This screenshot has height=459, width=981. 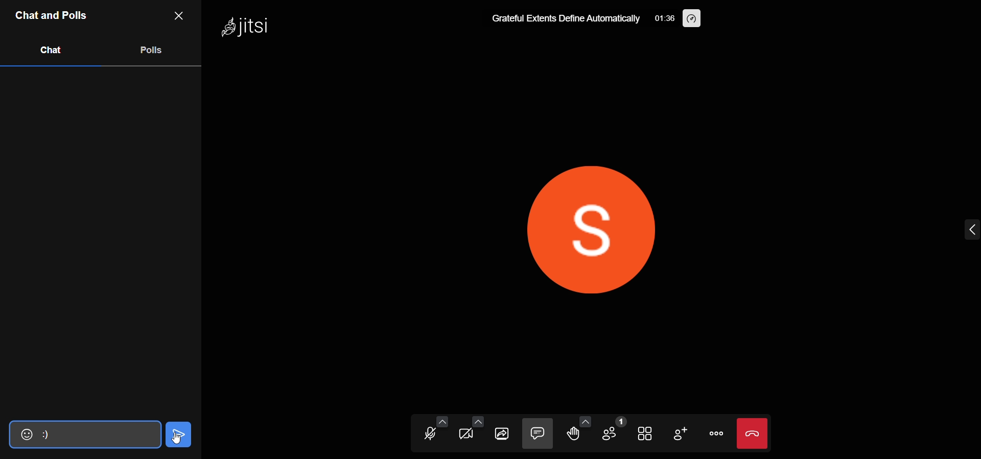 I want to click on time, so click(x=663, y=17).